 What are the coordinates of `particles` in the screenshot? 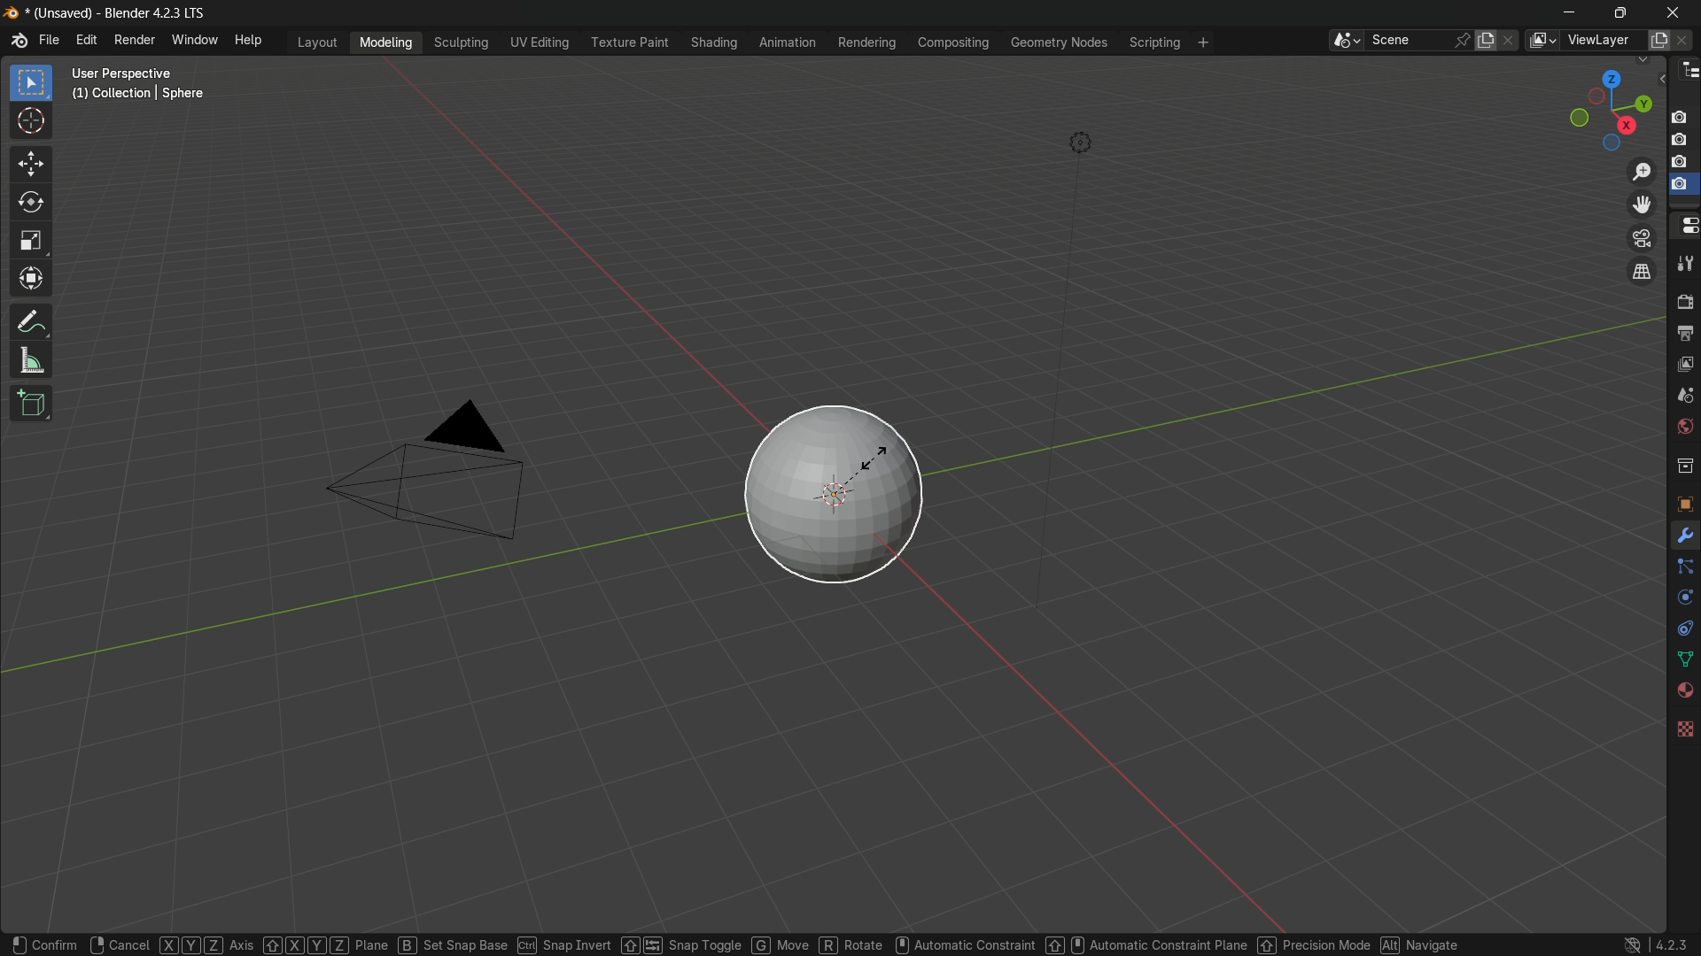 It's located at (1685, 571).